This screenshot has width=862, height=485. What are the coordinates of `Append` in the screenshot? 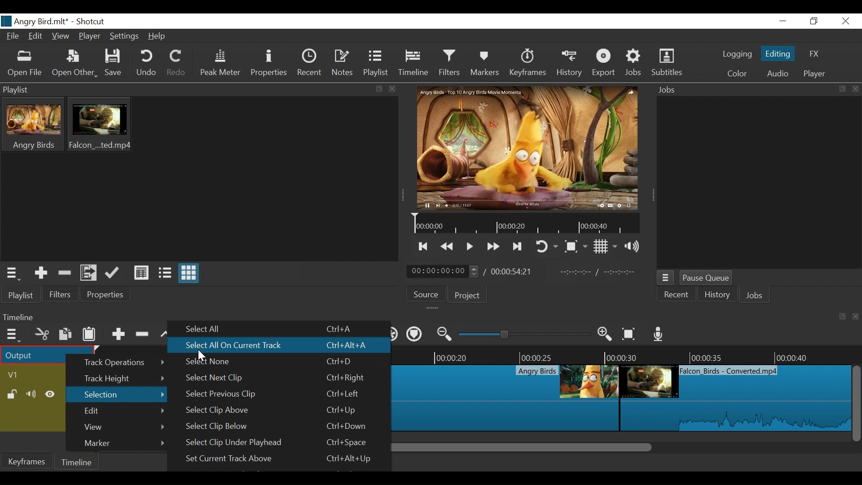 It's located at (118, 335).